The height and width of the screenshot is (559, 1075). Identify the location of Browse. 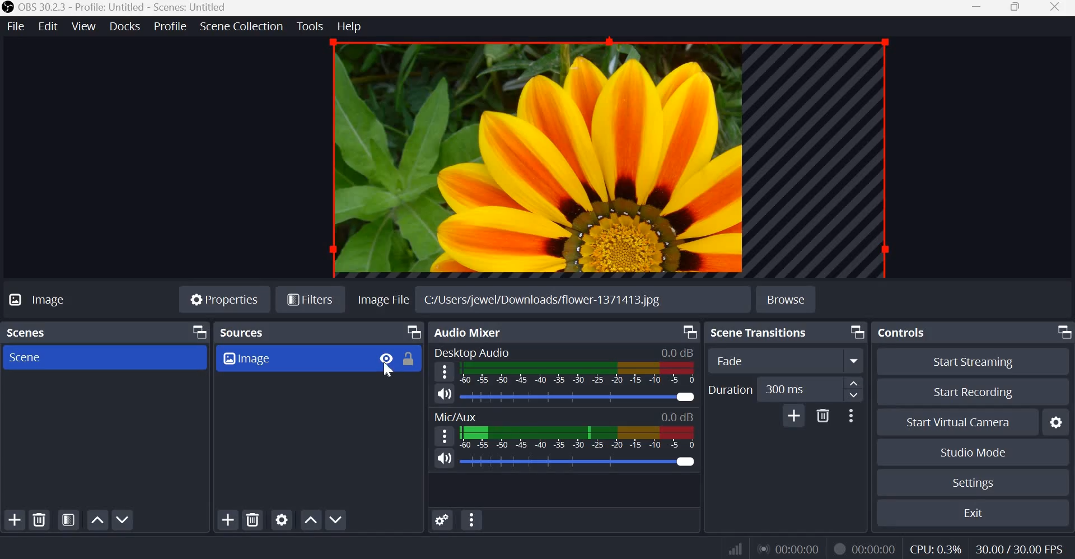
(785, 300).